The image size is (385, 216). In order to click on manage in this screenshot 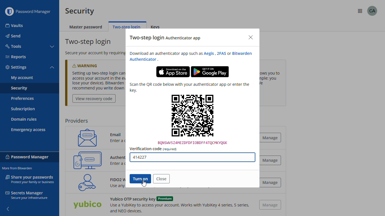, I will do `click(272, 138)`.